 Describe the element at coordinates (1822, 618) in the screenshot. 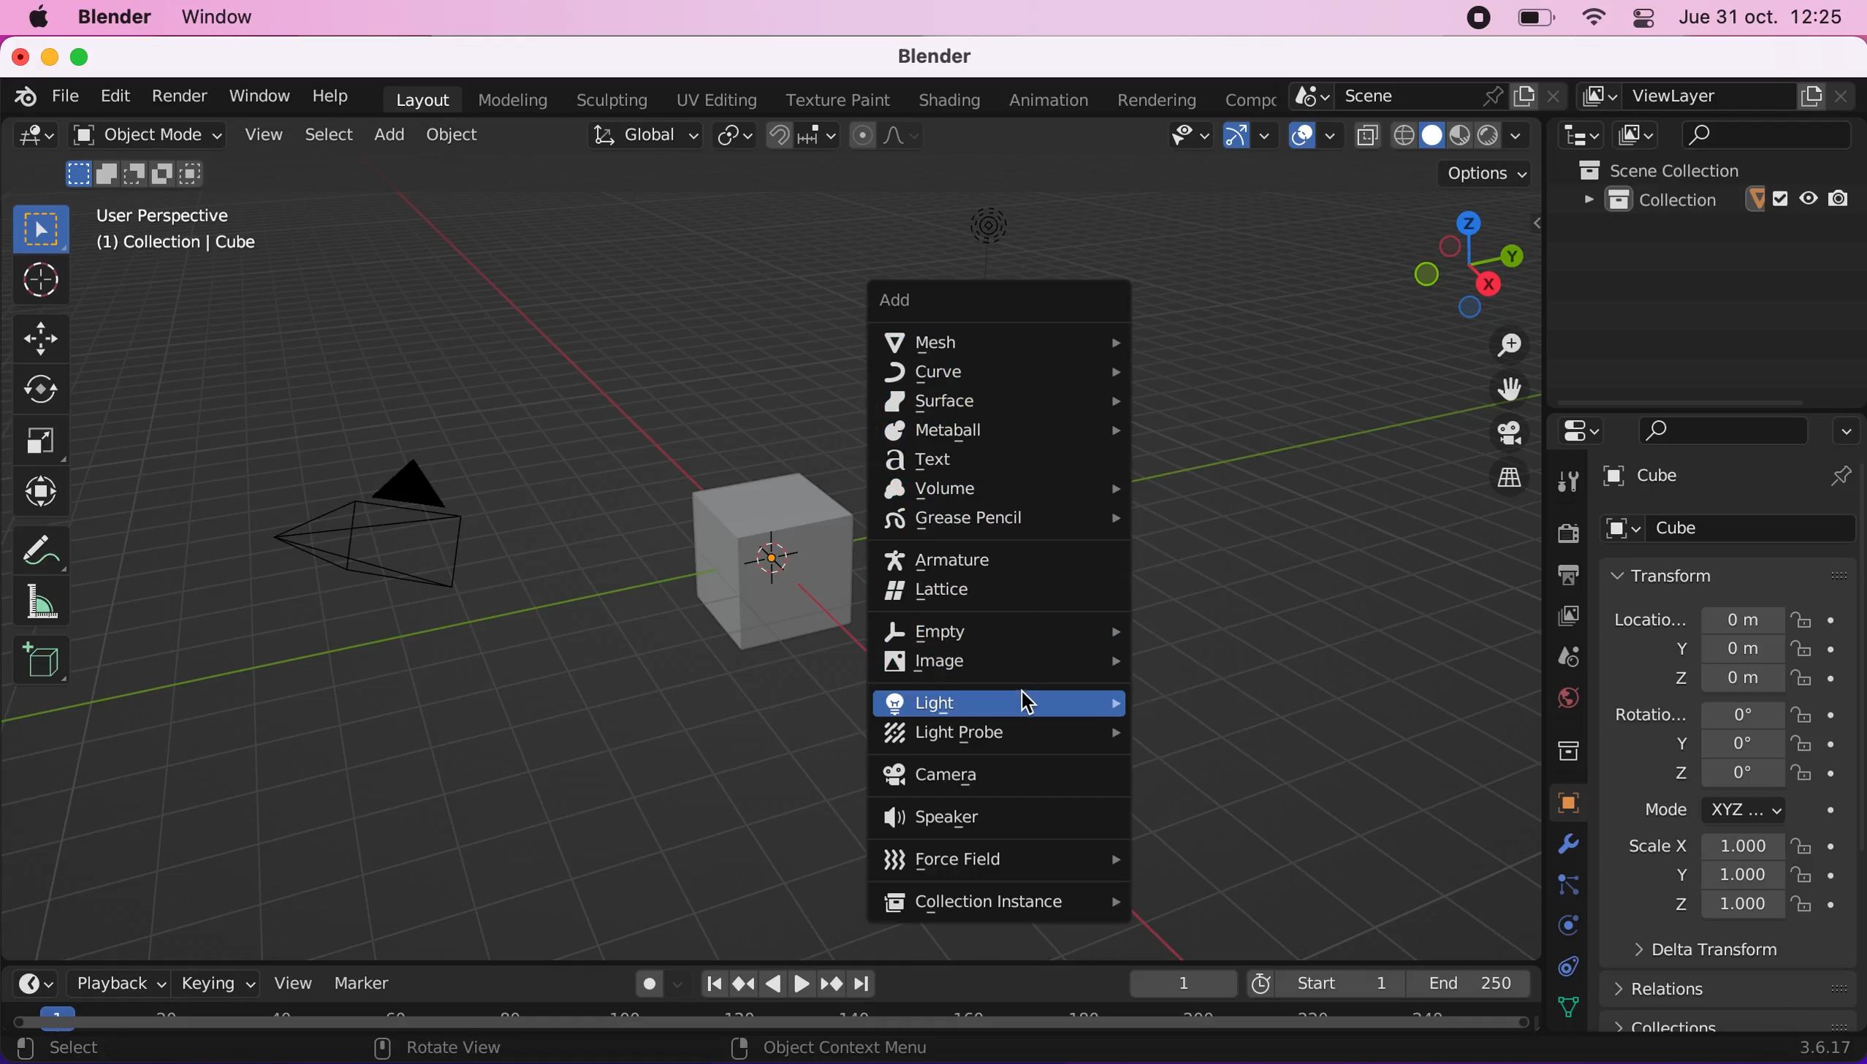

I see `lock` at that location.